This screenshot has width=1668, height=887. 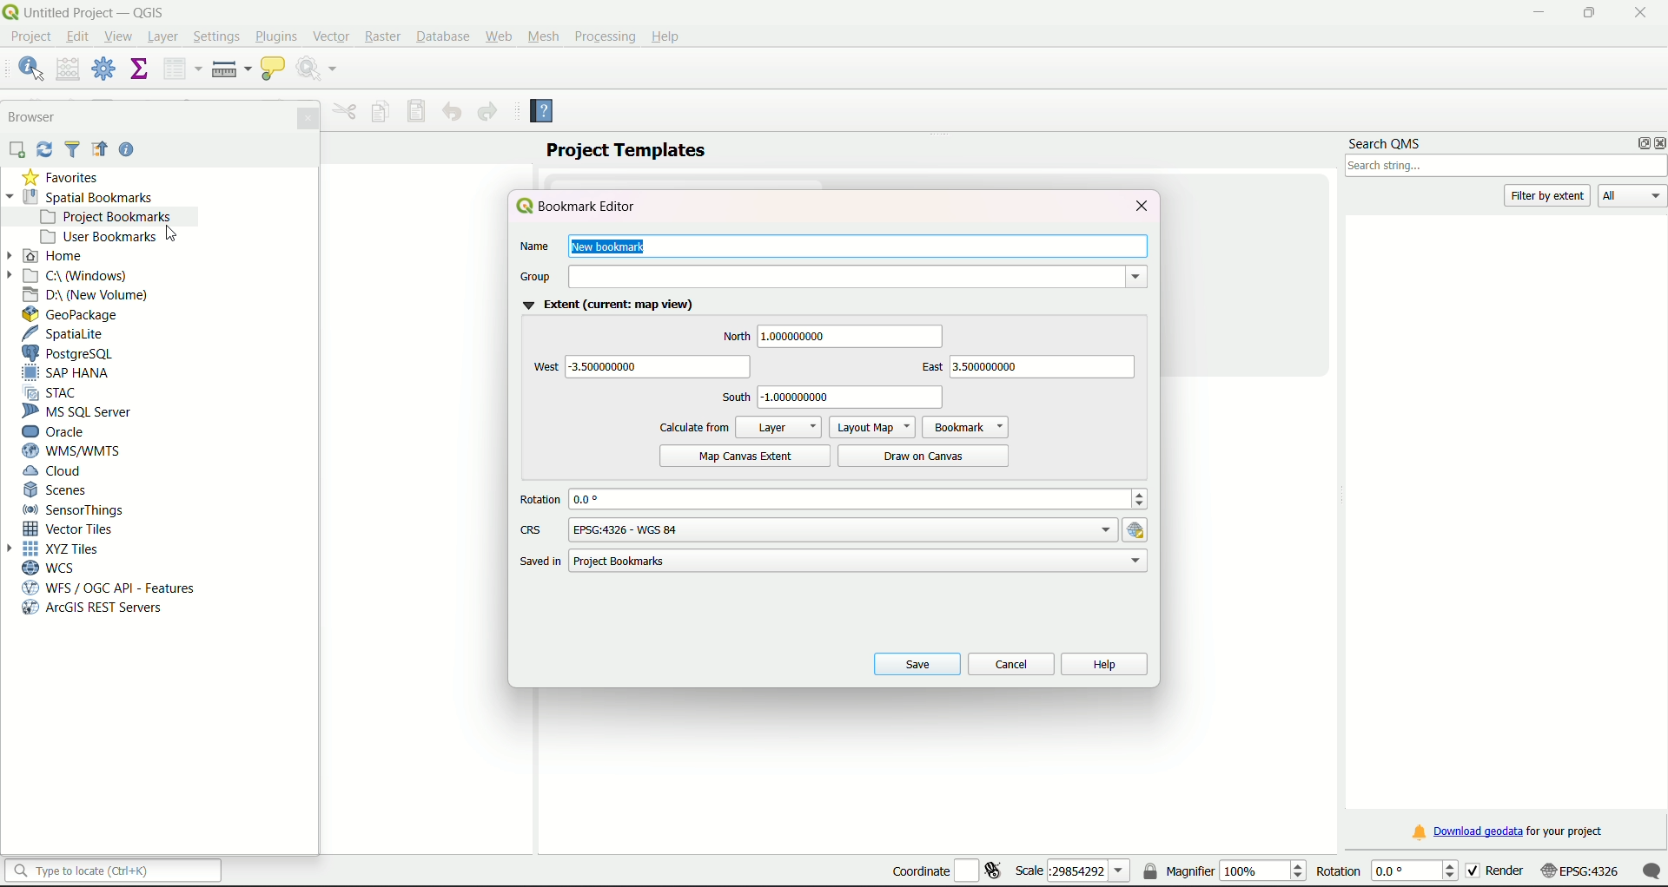 What do you see at coordinates (1012, 665) in the screenshot?
I see `cancel` at bounding box center [1012, 665].